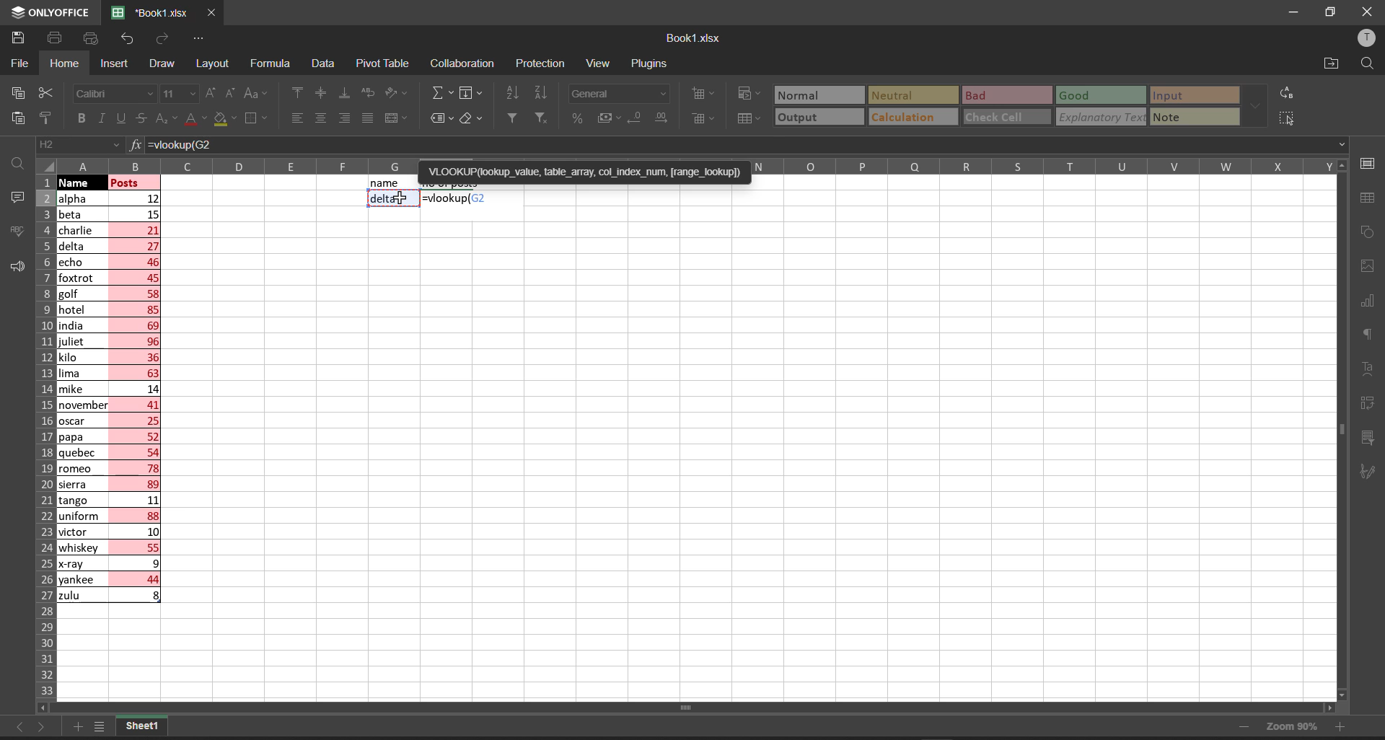  Describe the element at coordinates (1342, 728) in the screenshot. I see `zoom in` at that location.